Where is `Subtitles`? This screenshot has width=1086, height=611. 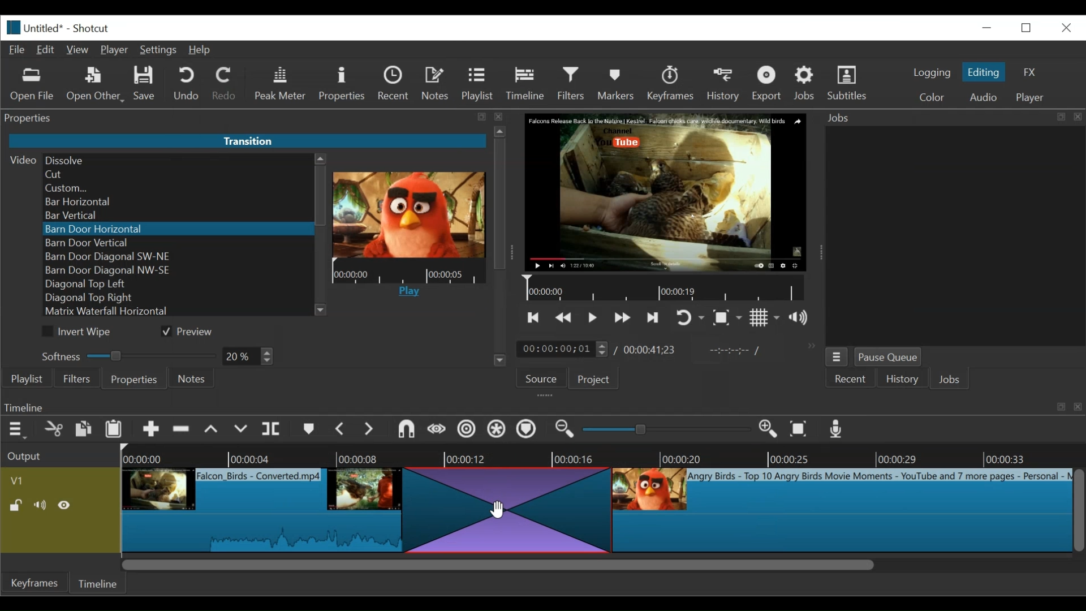
Subtitles is located at coordinates (848, 83).